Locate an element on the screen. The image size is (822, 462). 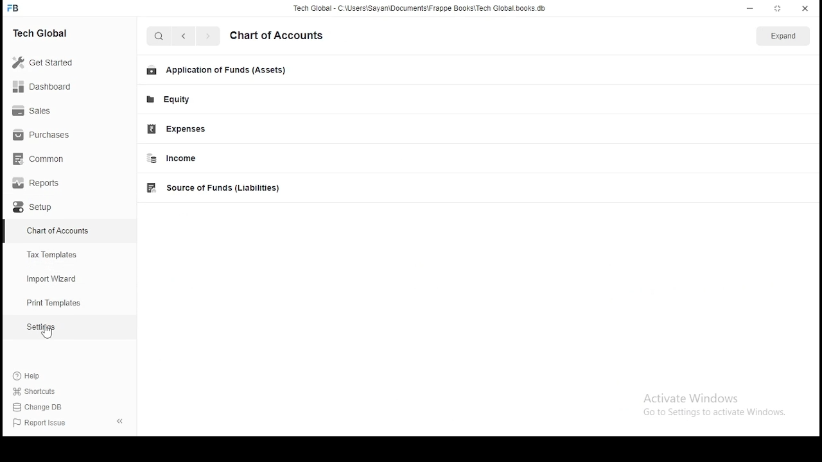
print templates  is located at coordinates (56, 303).